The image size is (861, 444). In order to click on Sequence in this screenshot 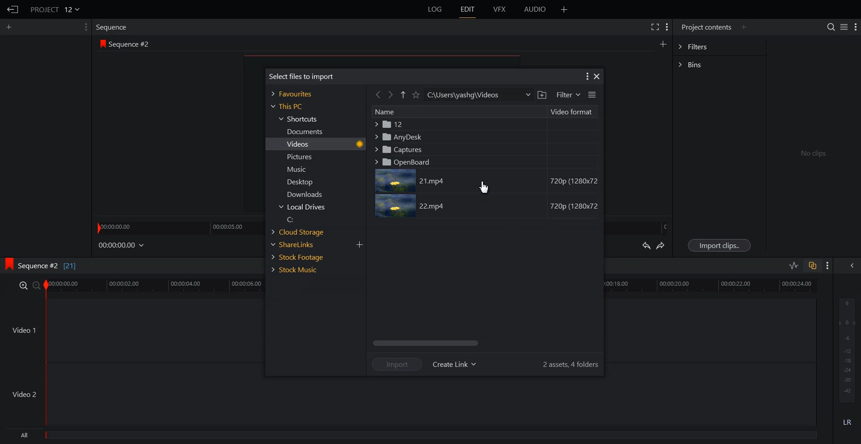, I will do `click(113, 26)`.